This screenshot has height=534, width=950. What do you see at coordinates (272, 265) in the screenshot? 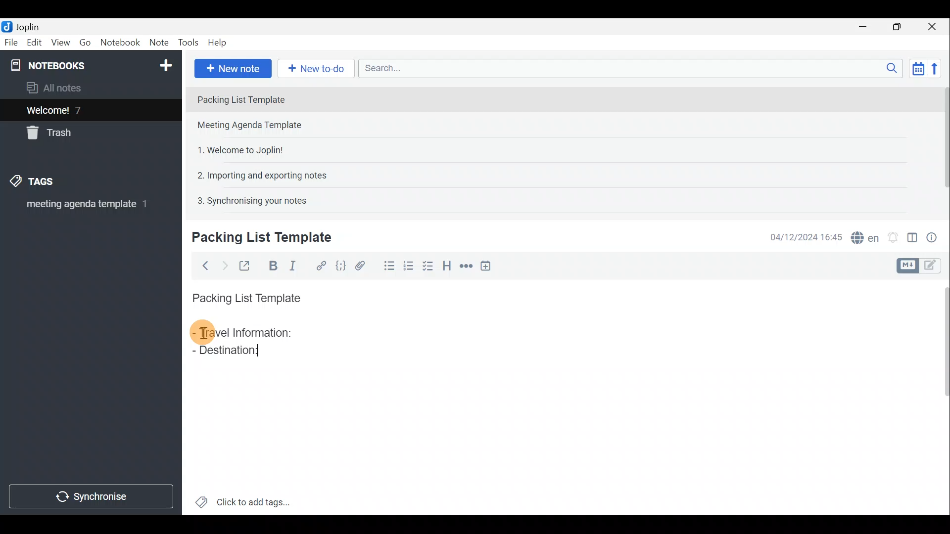
I see `Bold` at bounding box center [272, 265].